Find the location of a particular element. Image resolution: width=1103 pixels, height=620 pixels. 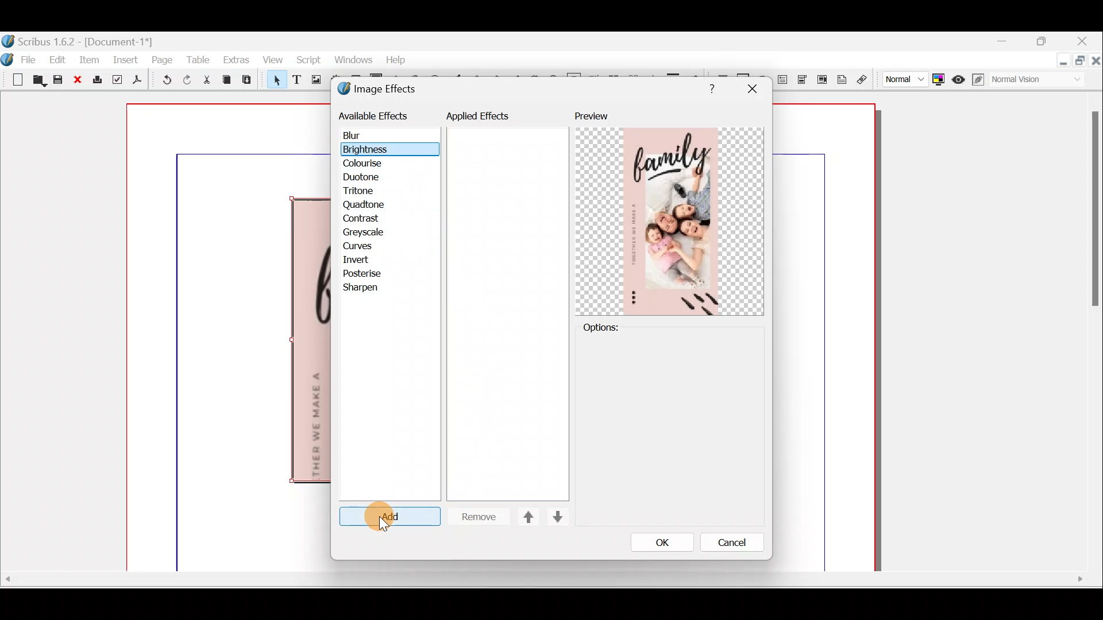

Colourise is located at coordinates (368, 164).